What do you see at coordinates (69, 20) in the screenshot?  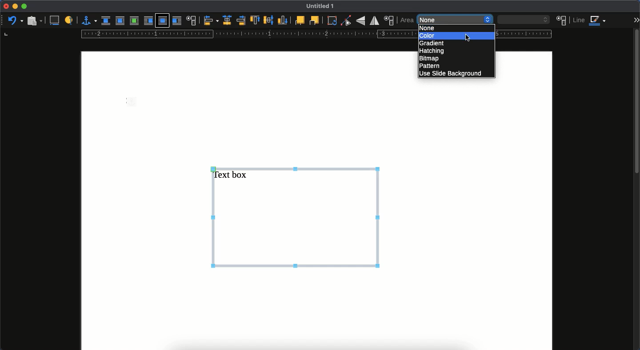 I see `a label to identify an object` at bounding box center [69, 20].